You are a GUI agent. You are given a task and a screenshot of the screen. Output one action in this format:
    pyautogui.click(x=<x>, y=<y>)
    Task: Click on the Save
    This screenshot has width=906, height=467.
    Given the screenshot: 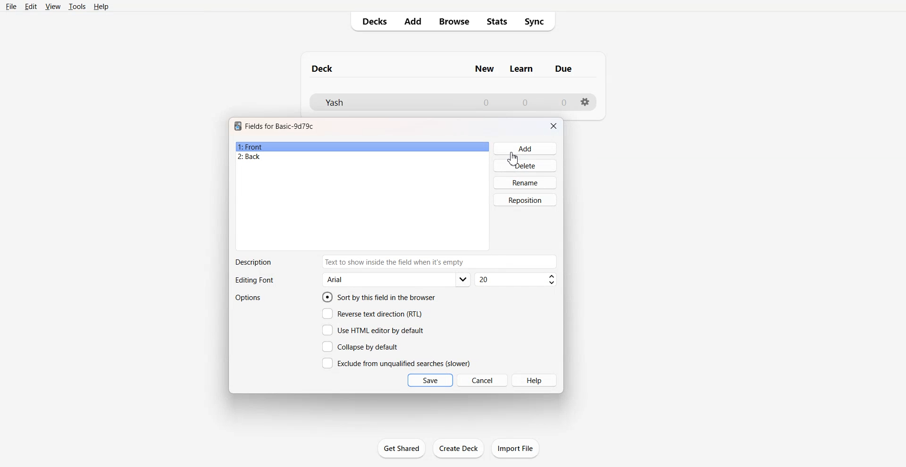 What is the action you would take?
    pyautogui.click(x=430, y=380)
    